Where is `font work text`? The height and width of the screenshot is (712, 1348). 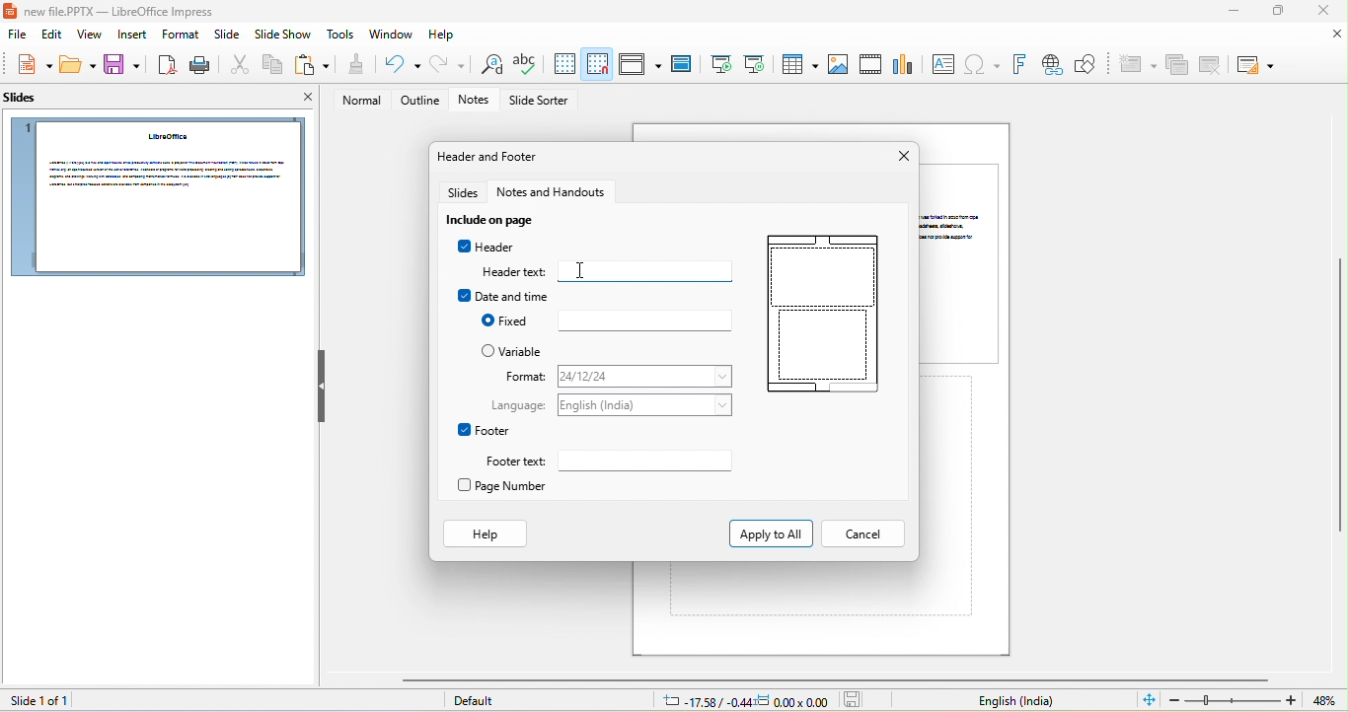
font work text is located at coordinates (1018, 65).